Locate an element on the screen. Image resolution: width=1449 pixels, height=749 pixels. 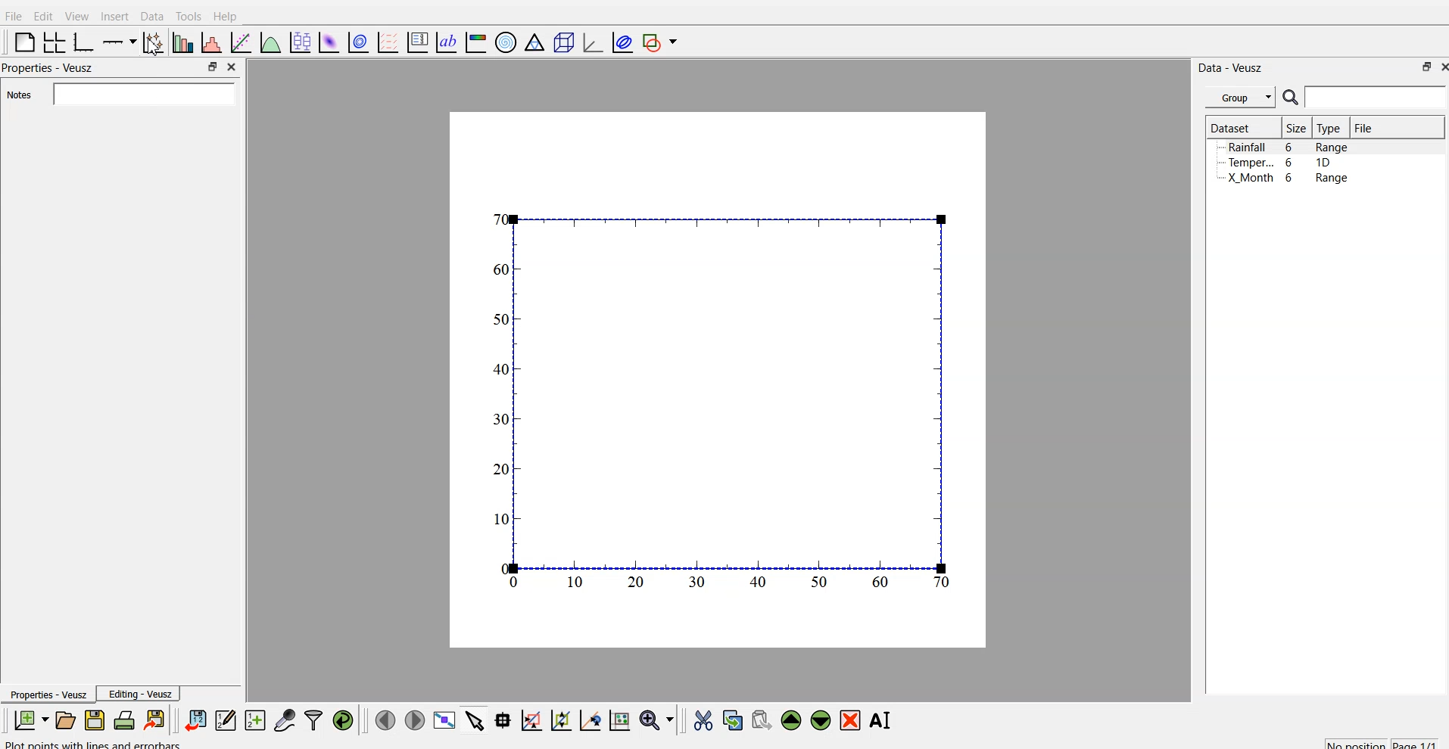
move down the widget  is located at coordinates (818, 721).